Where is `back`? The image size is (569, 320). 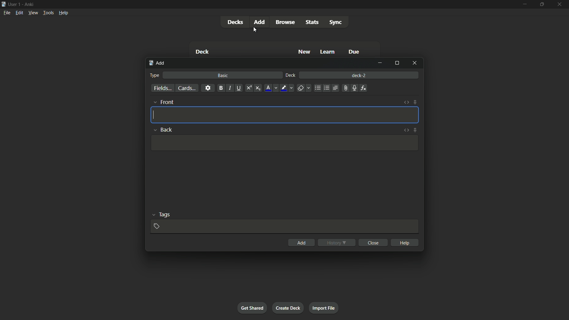 back is located at coordinates (164, 129).